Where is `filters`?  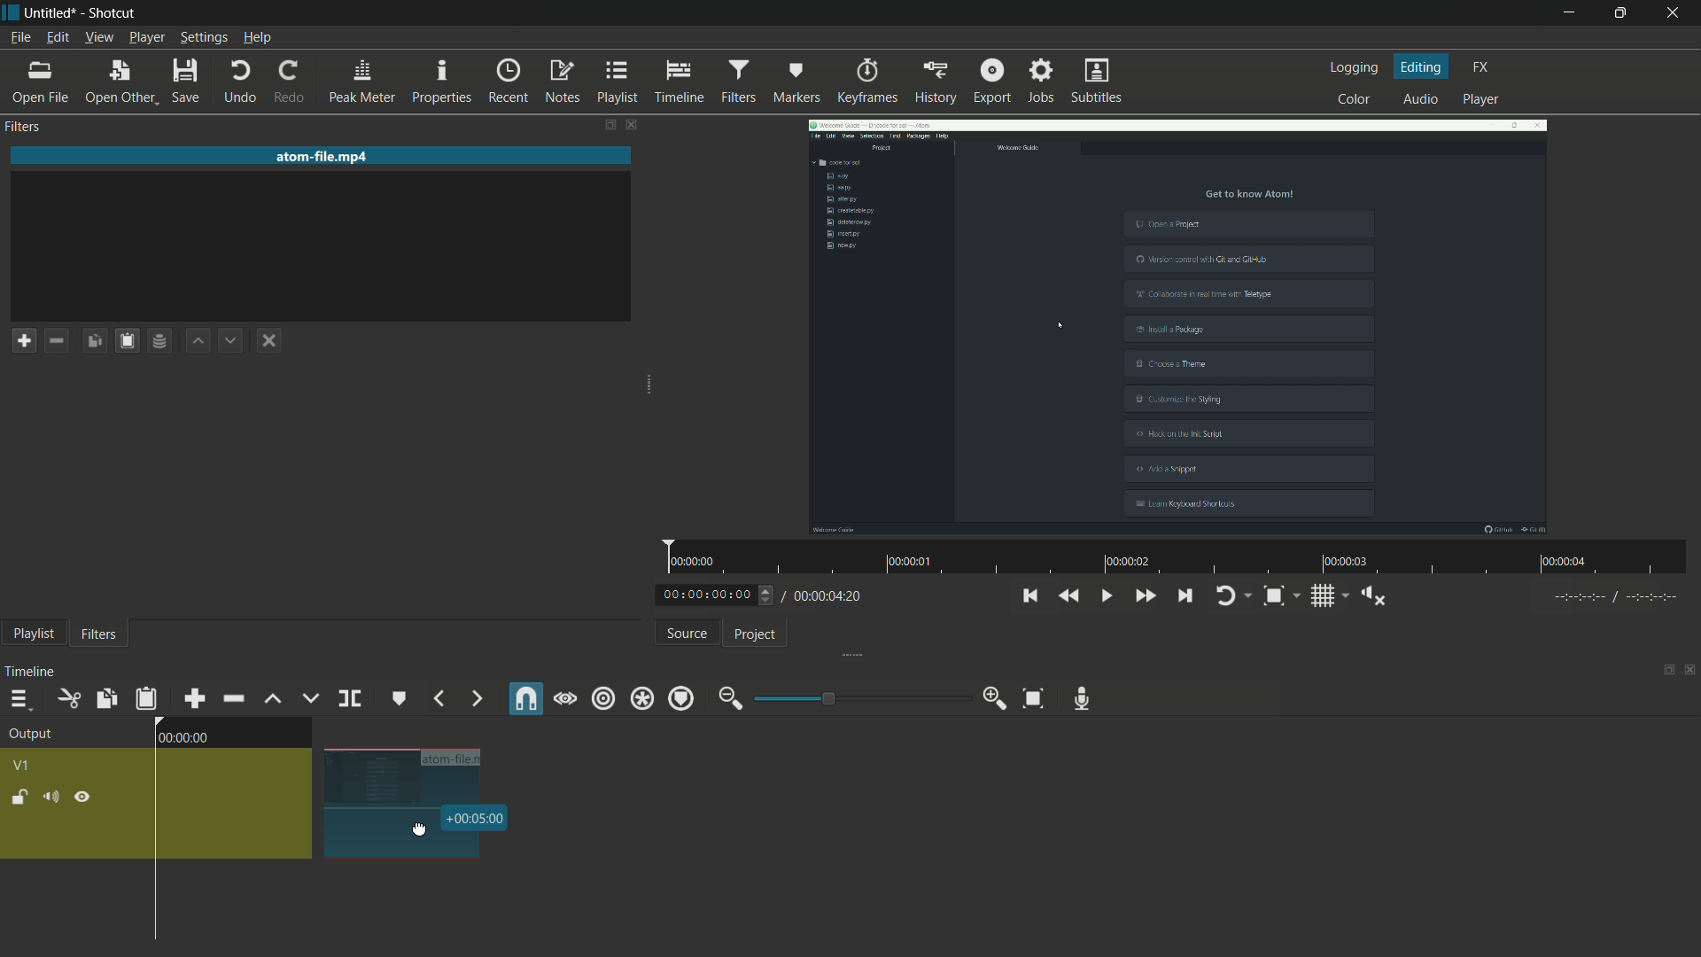 filters is located at coordinates (97, 634).